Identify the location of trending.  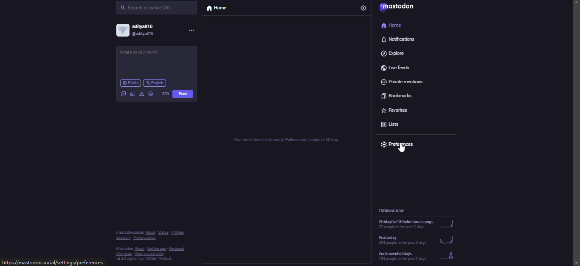
(419, 225).